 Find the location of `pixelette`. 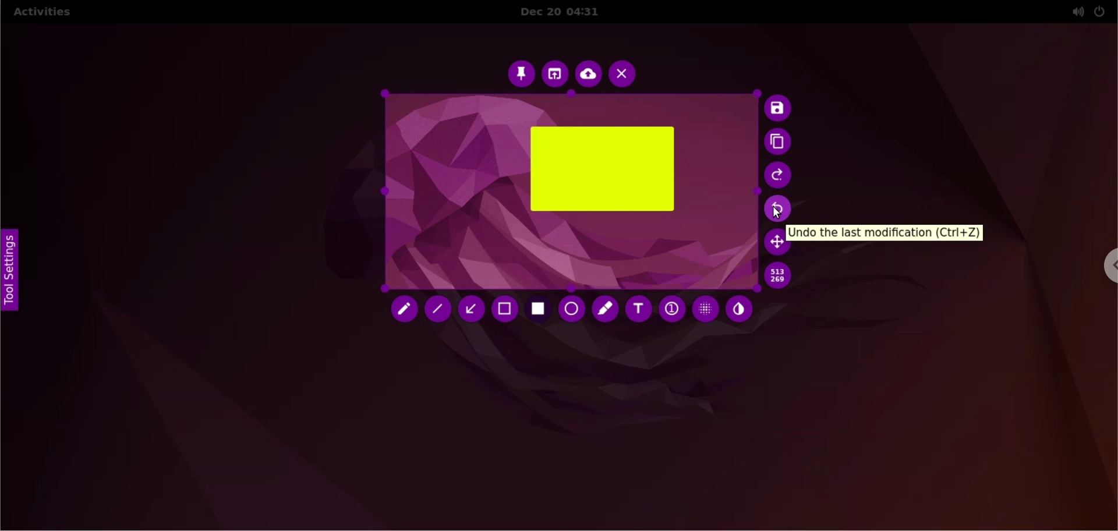

pixelette is located at coordinates (705, 309).